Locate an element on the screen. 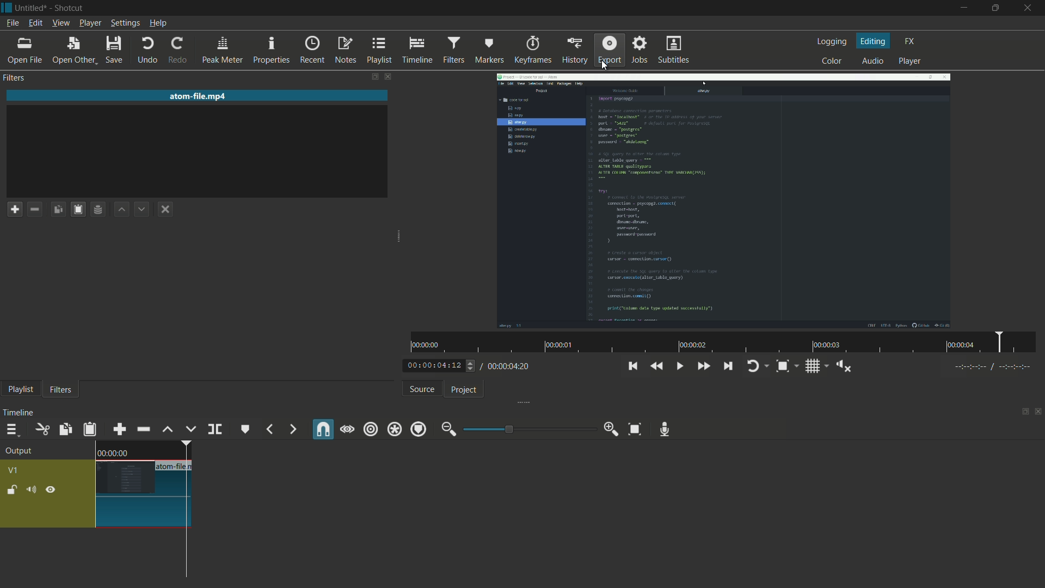 The image size is (1045, 588). minimize is located at coordinates (962, 8).